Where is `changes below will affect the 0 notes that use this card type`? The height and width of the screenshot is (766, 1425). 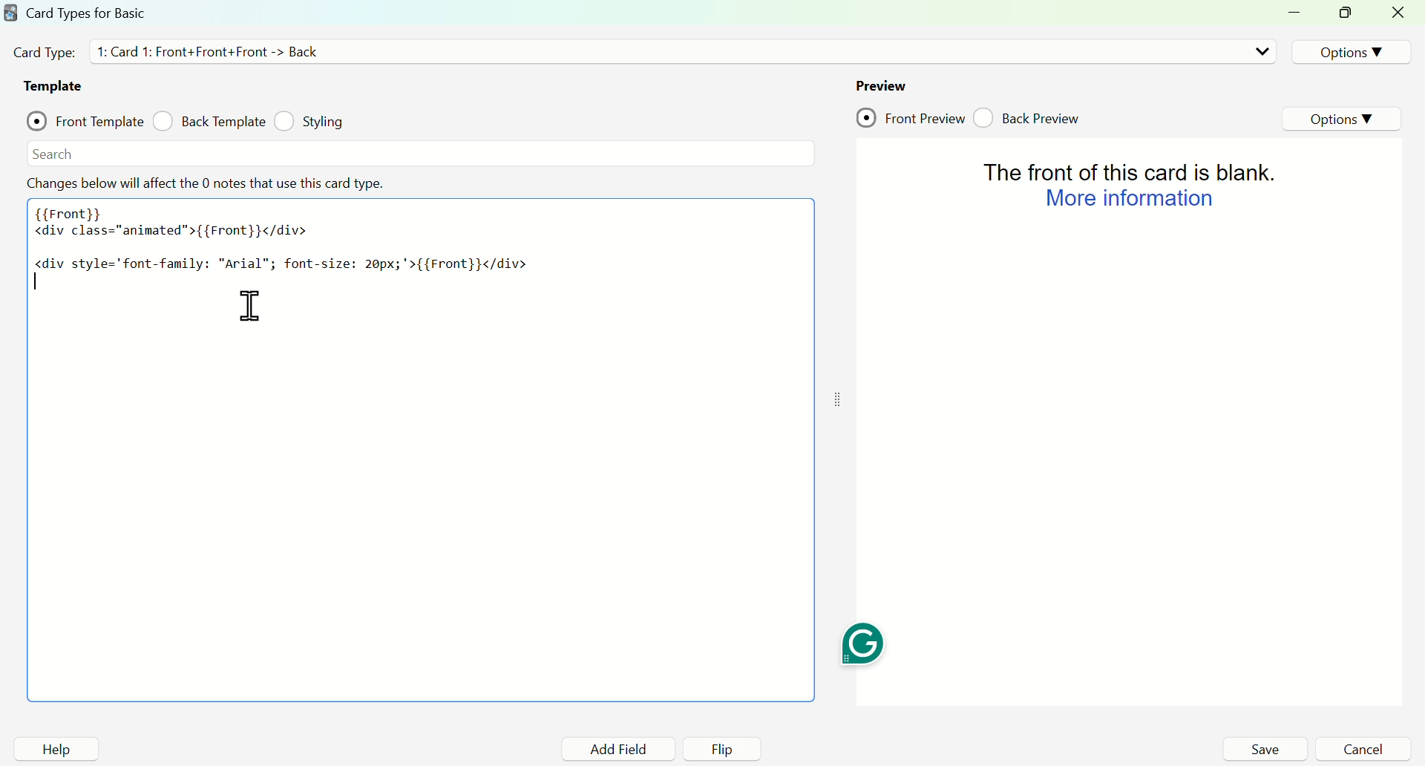 changes below will affect the 0 notes that use this card type is located at coordinates (209, 183).